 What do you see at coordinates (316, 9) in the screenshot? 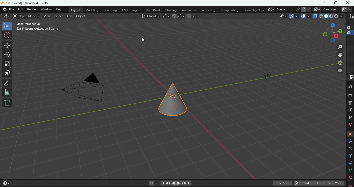
I see `The active workspace view layer showing in the window` at bounding box center [316, 9].